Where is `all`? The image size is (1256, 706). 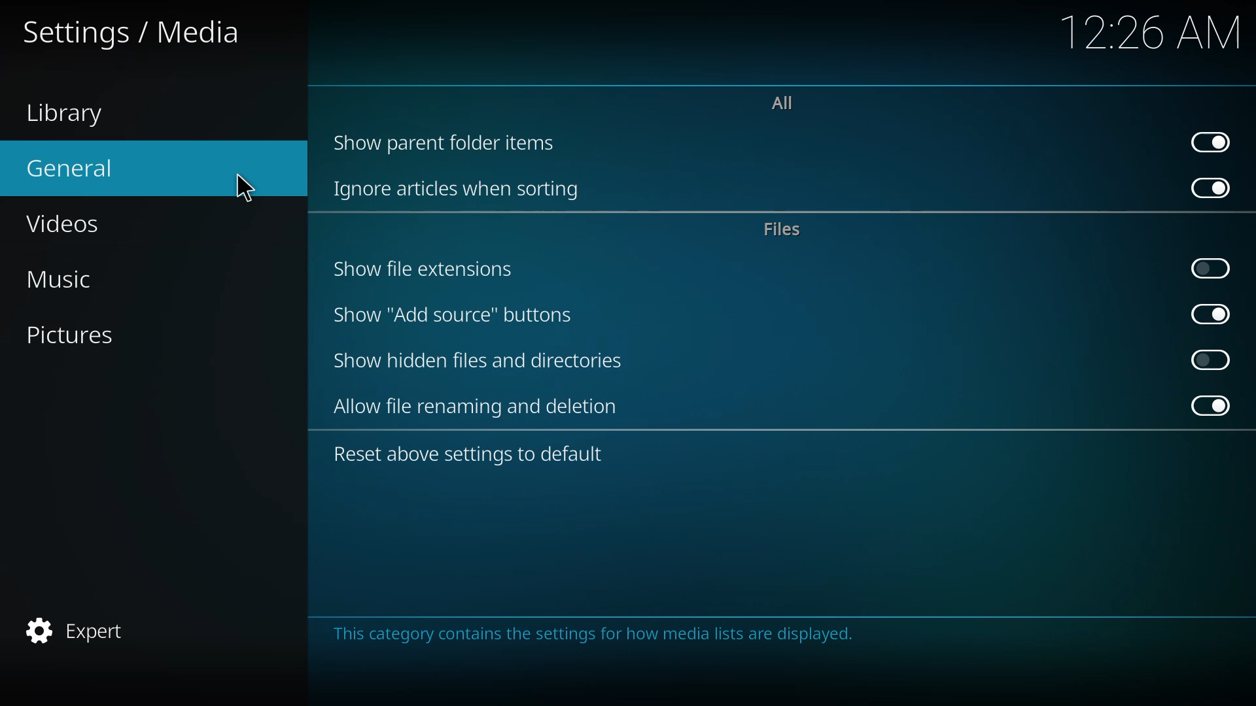 all is located at coordinates (779, 101).